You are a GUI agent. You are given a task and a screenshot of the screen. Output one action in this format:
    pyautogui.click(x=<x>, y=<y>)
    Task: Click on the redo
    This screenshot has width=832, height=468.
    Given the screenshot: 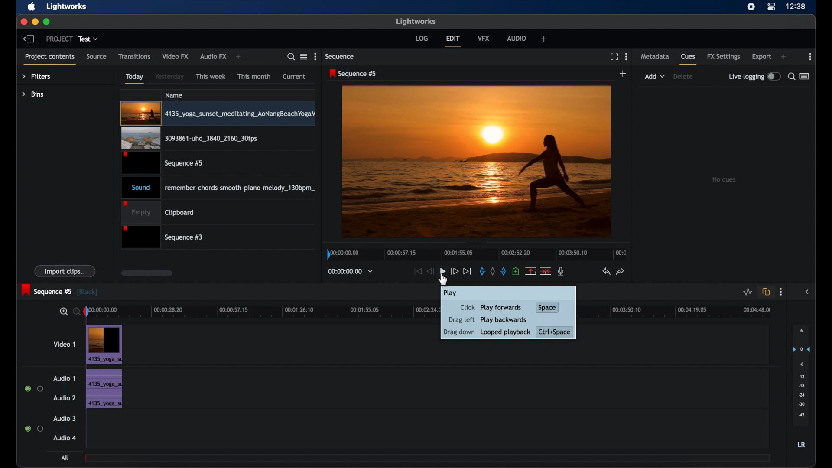 What is the action you would take?
    pyautogui.click(x=621, y=271)
    